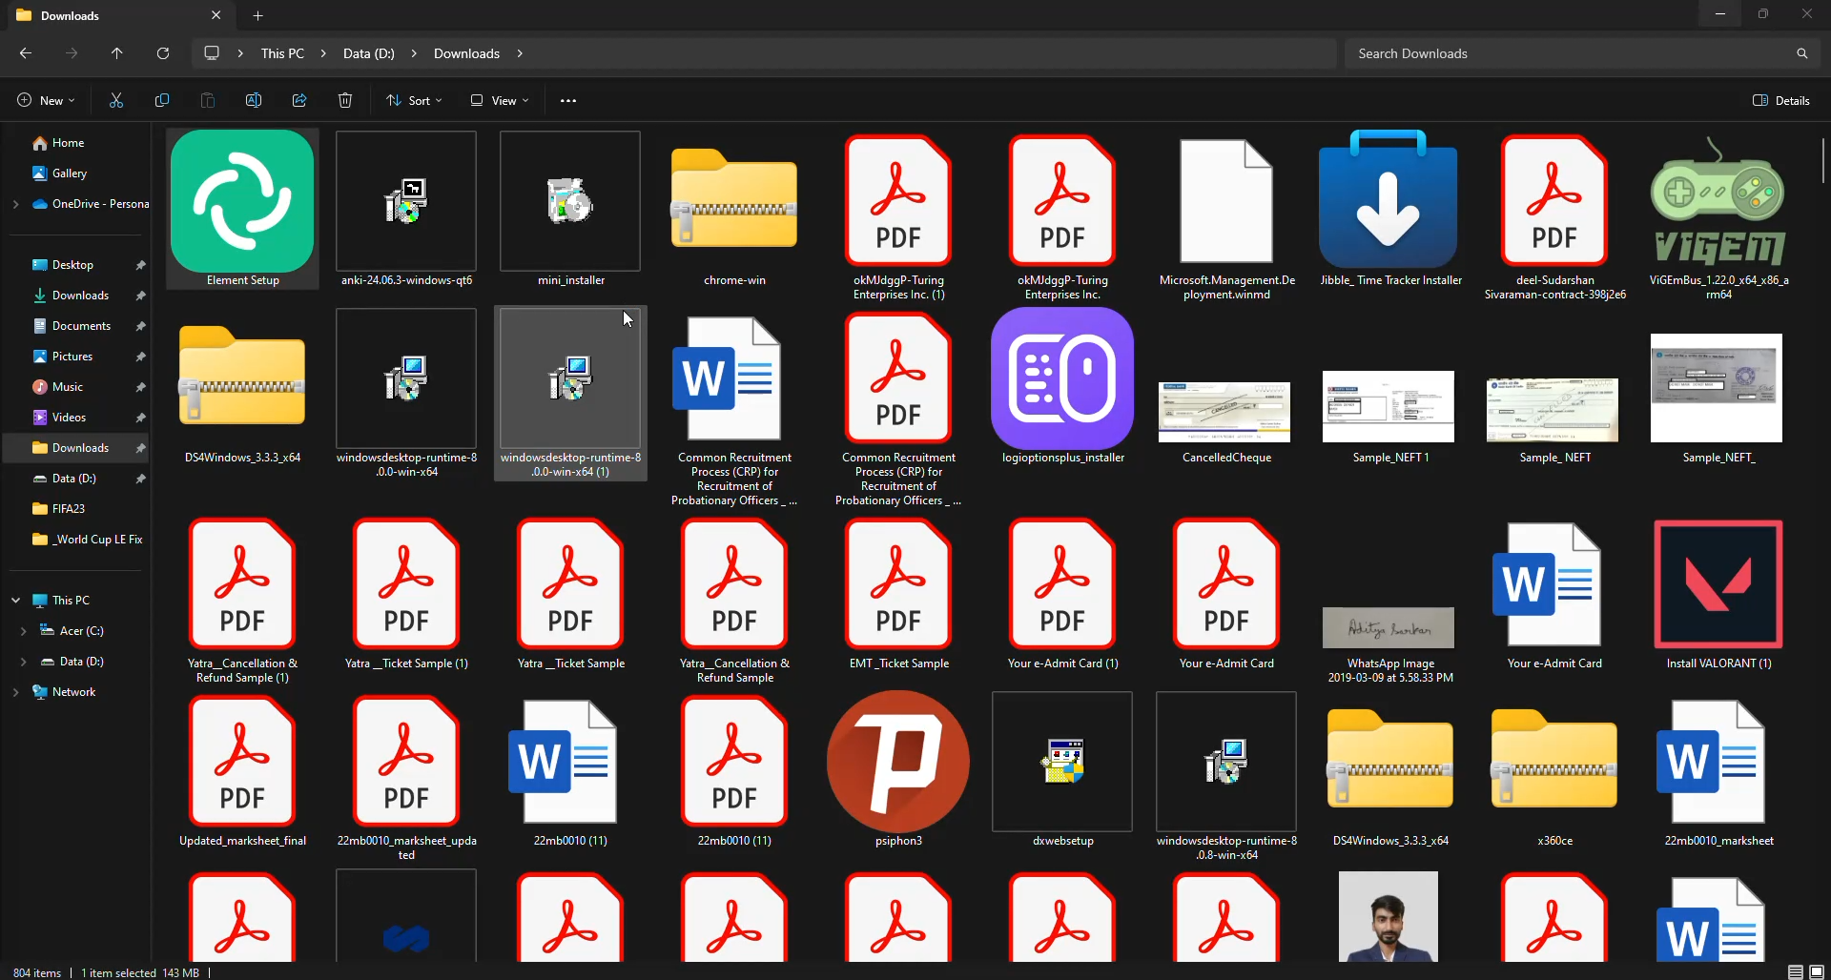 The height and width of the screenshot is (980, 1831). Describe the element at coordinates (1724, 773) in the screenshot. I see `file` at that location.